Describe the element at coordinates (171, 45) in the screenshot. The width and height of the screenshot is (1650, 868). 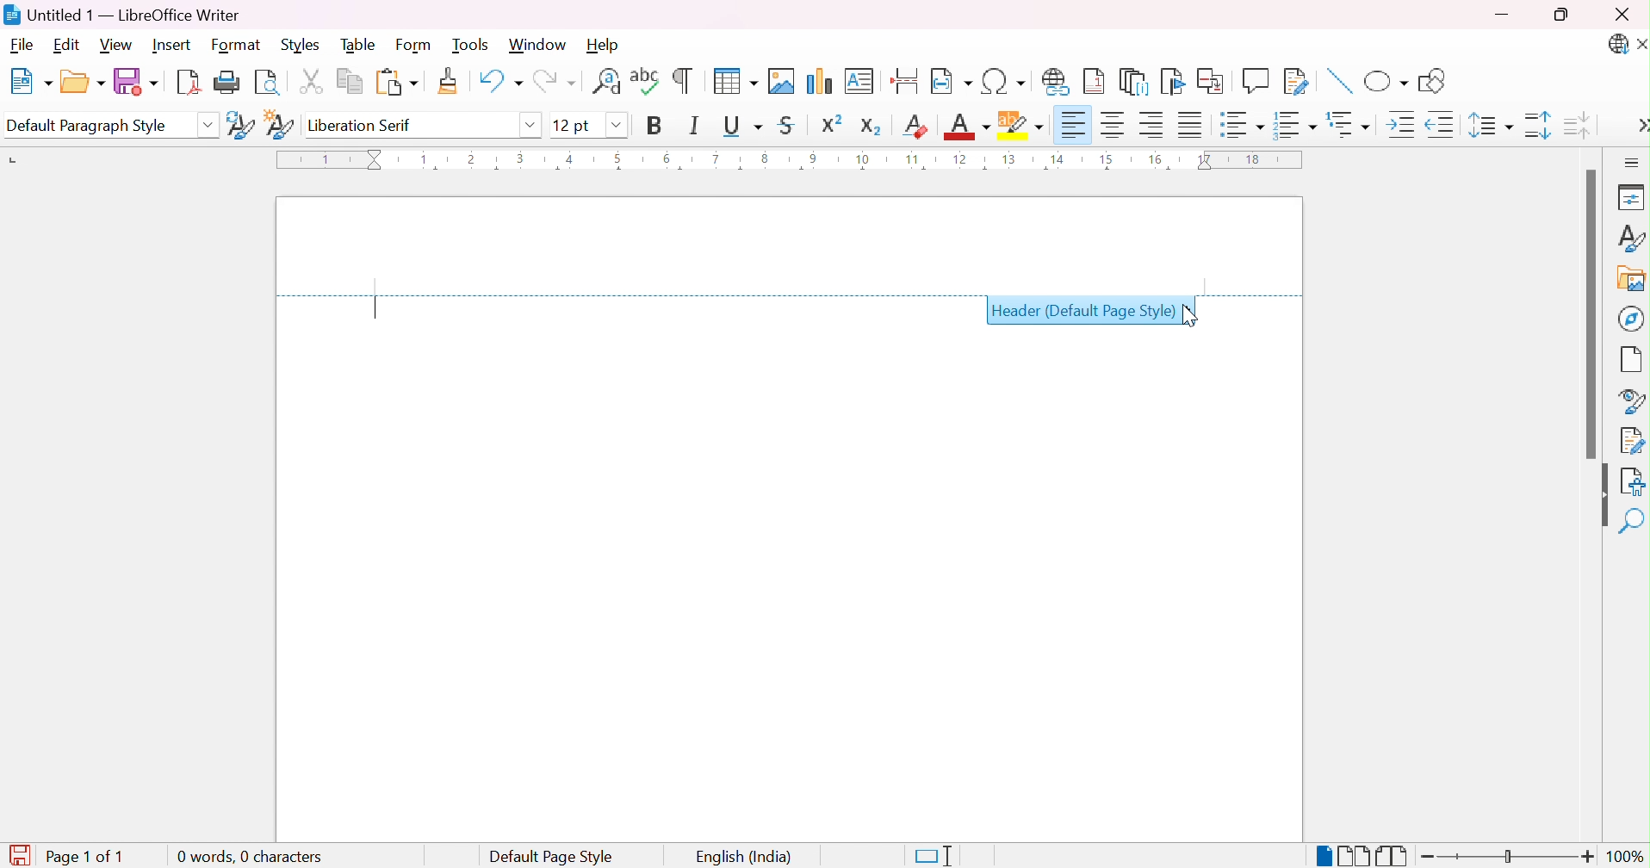
I see `Insert` at that location.